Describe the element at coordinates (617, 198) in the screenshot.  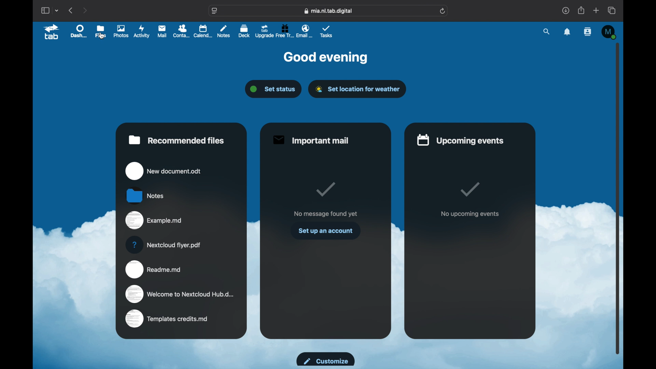
I see `scroll box` at that location.